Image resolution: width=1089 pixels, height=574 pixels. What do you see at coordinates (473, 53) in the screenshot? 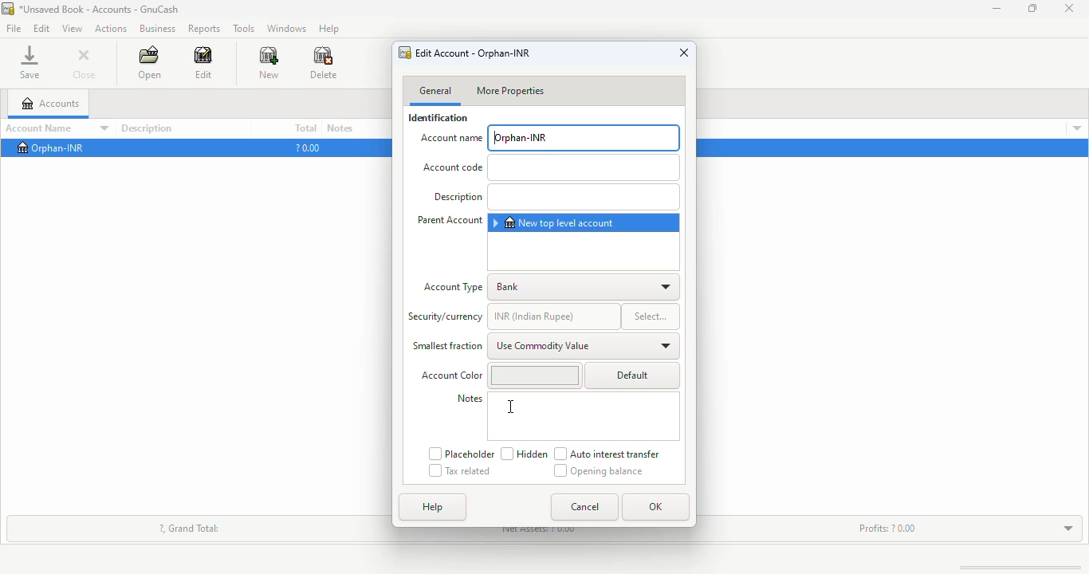
I see `edit account - orphan-INR` at bounding box center [473, 53].